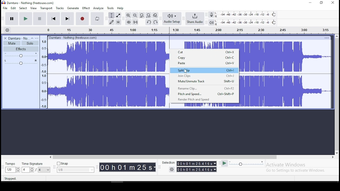 Image resolution: width=340 pixels, height=191 pixels. Describe the element at coordinates (62, 163) in the screenshot. I see `snap button` at that location.